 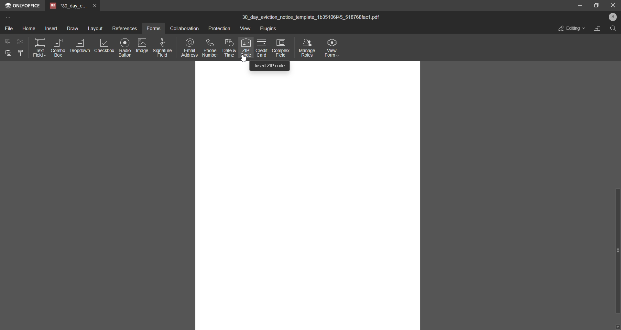 I want to click on close tab, so click(x=96, y=5).